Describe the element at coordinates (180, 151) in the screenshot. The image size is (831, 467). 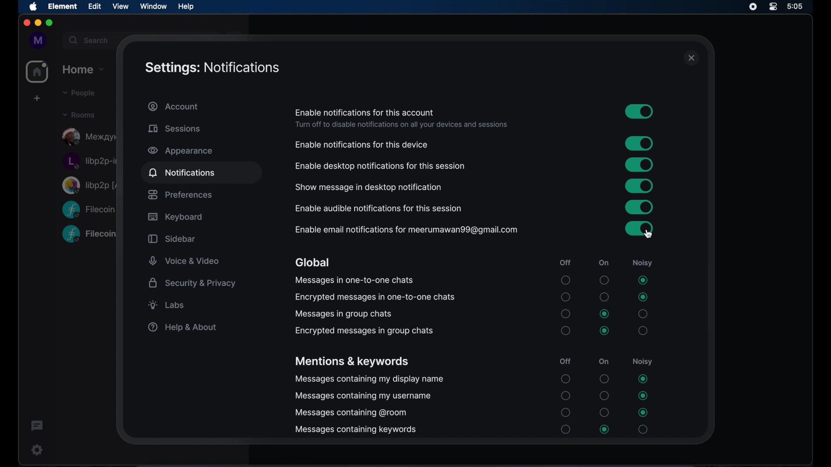
I see `appearance` at that location.